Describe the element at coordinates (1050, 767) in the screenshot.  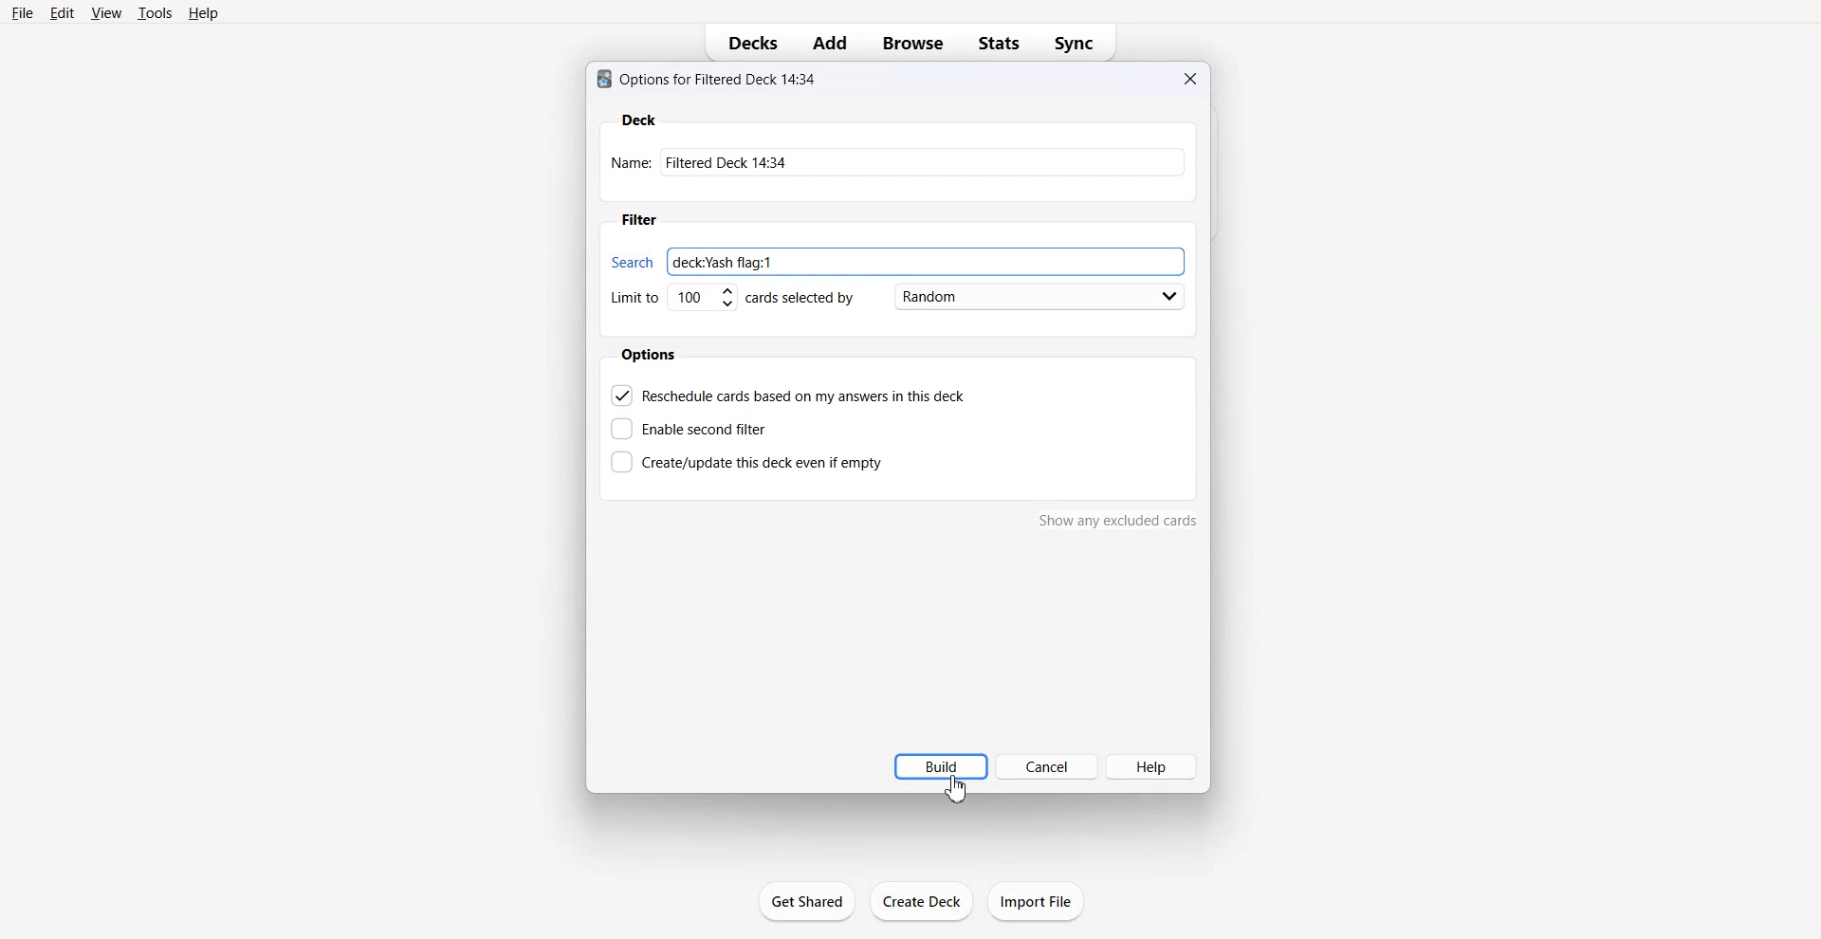
I see `Cancel` at that location.